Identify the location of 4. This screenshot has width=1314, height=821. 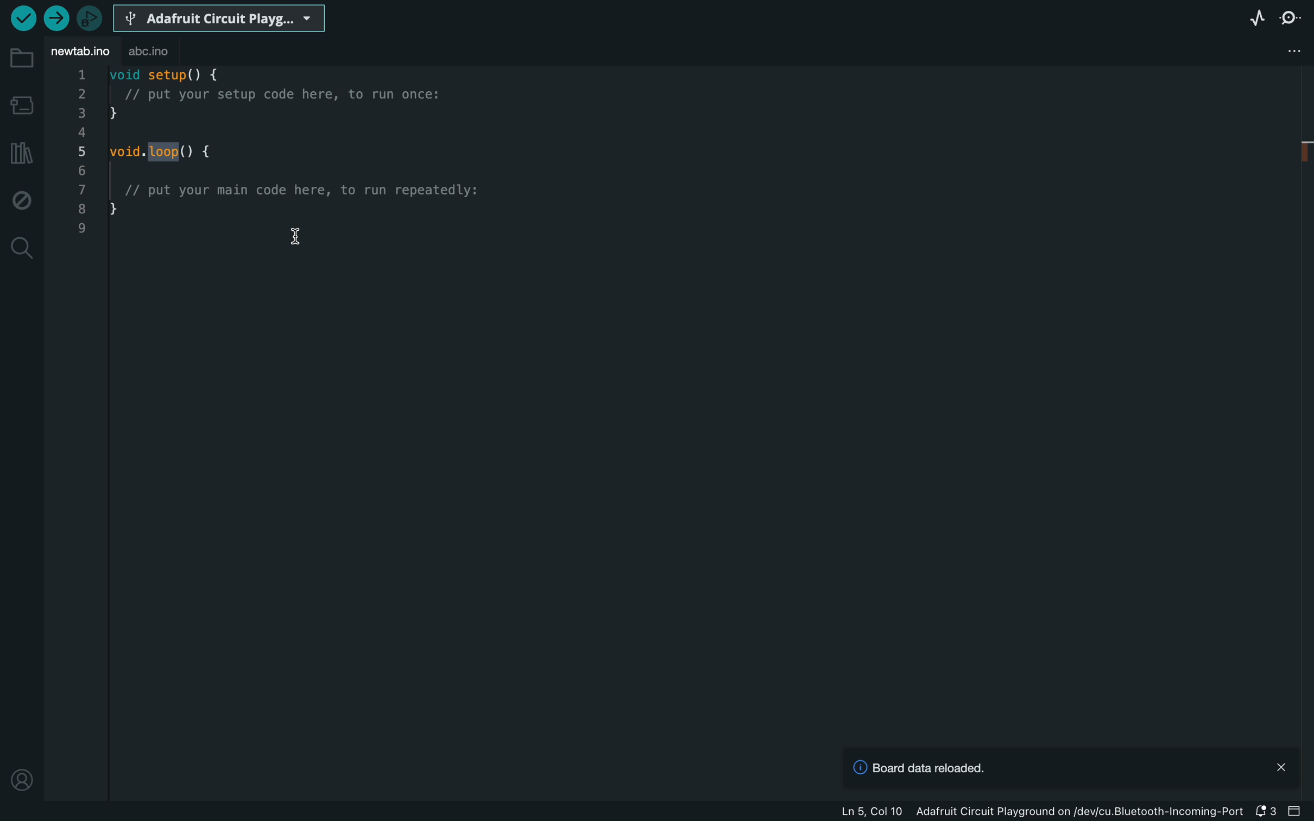
(81, 131).